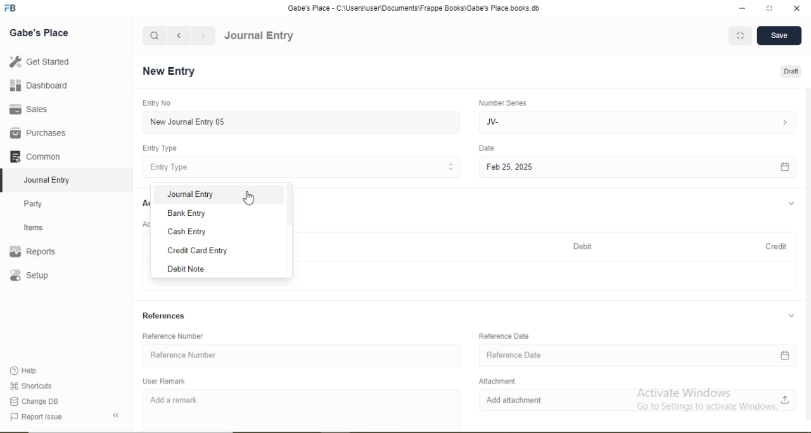 The width and height of the screenshot is (811, 433). Describe the element at coordinates (118, 415) in the screenshot. I see `collapse sidebar` at that location.